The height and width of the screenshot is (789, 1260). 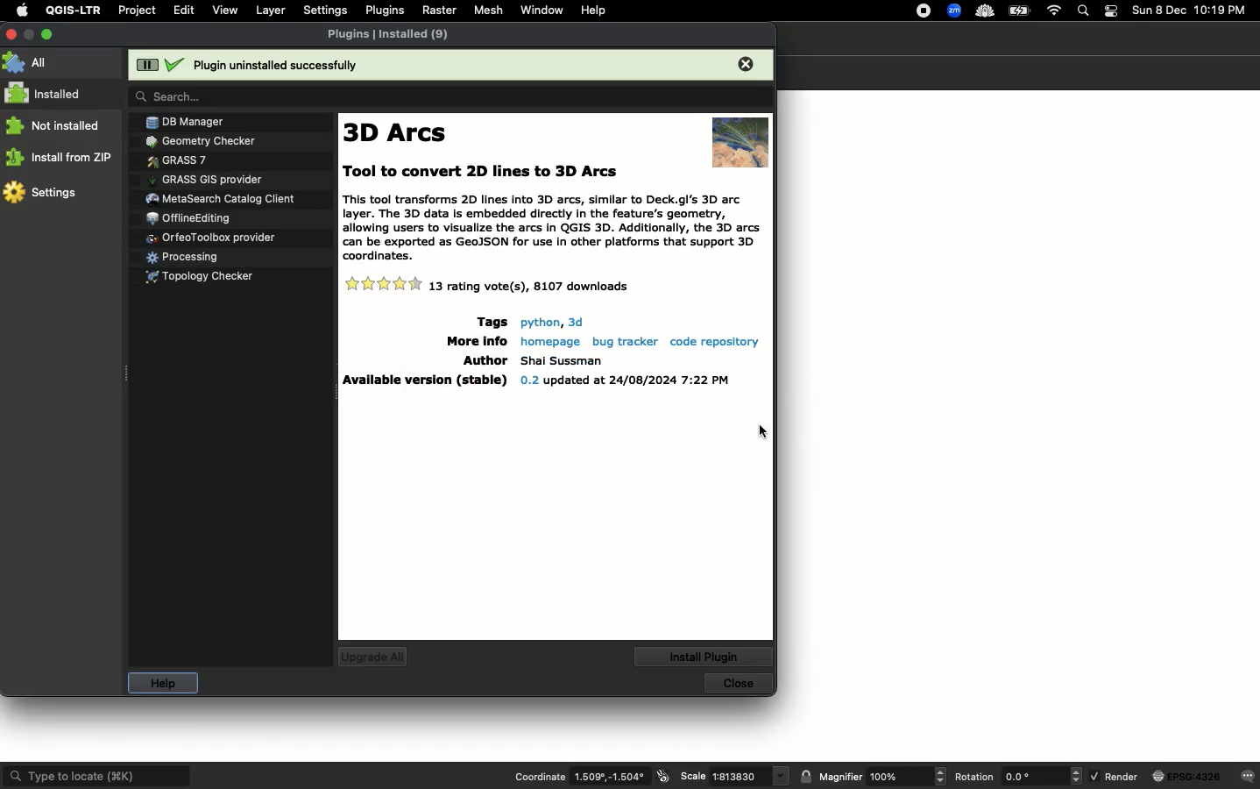 I want to click on Raster, so click(x=440, y=11).